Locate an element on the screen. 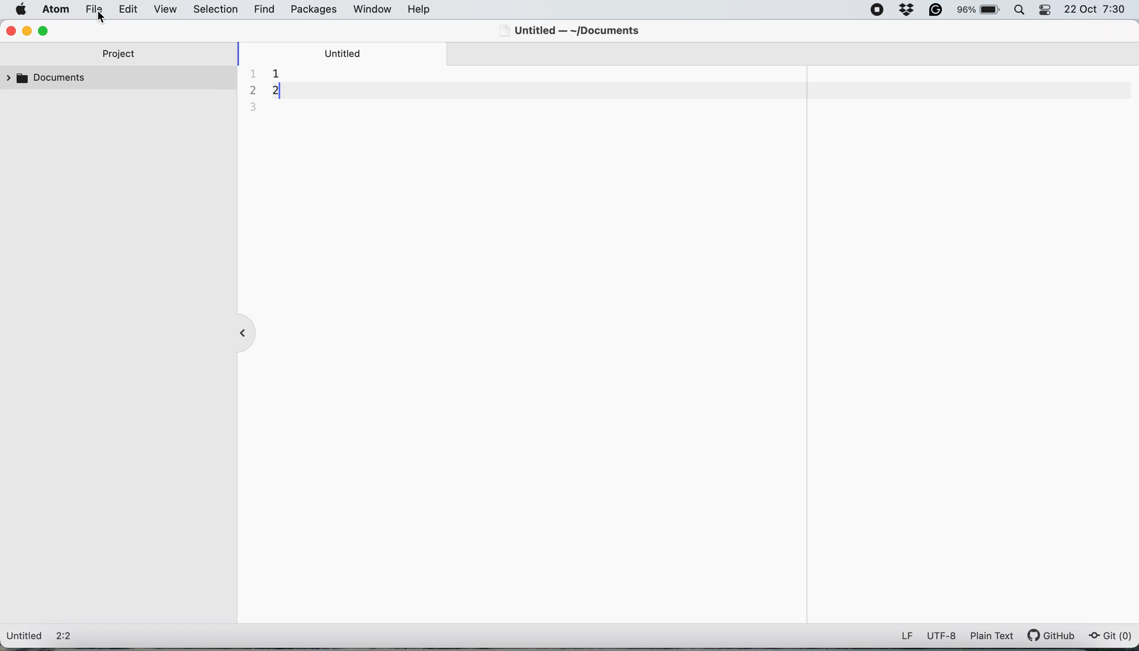  Untitled — ~/Documents is located at coordinates (574, 29).